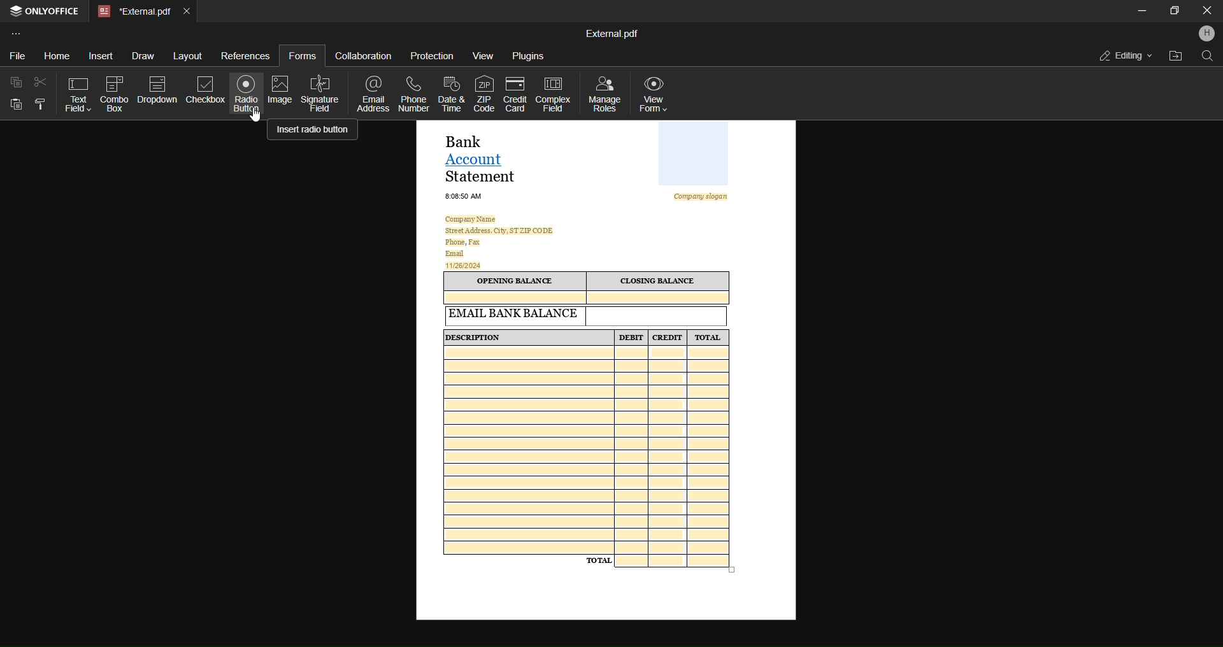  Describe the element at coordinates (133, 12) in the screenshot. I see `current open tab` at that location.